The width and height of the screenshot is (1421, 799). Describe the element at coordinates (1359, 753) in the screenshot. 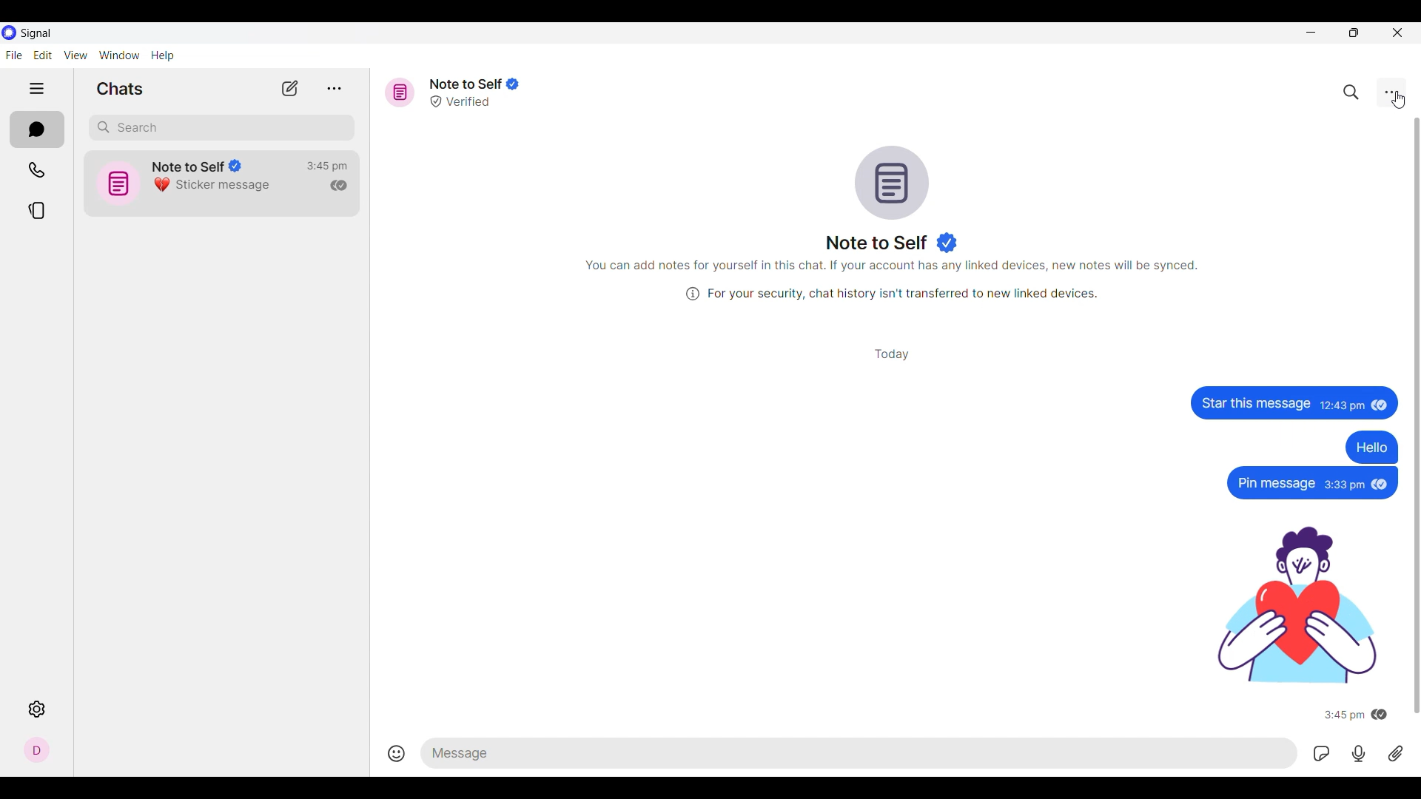

I see `Record voice message` at that location.